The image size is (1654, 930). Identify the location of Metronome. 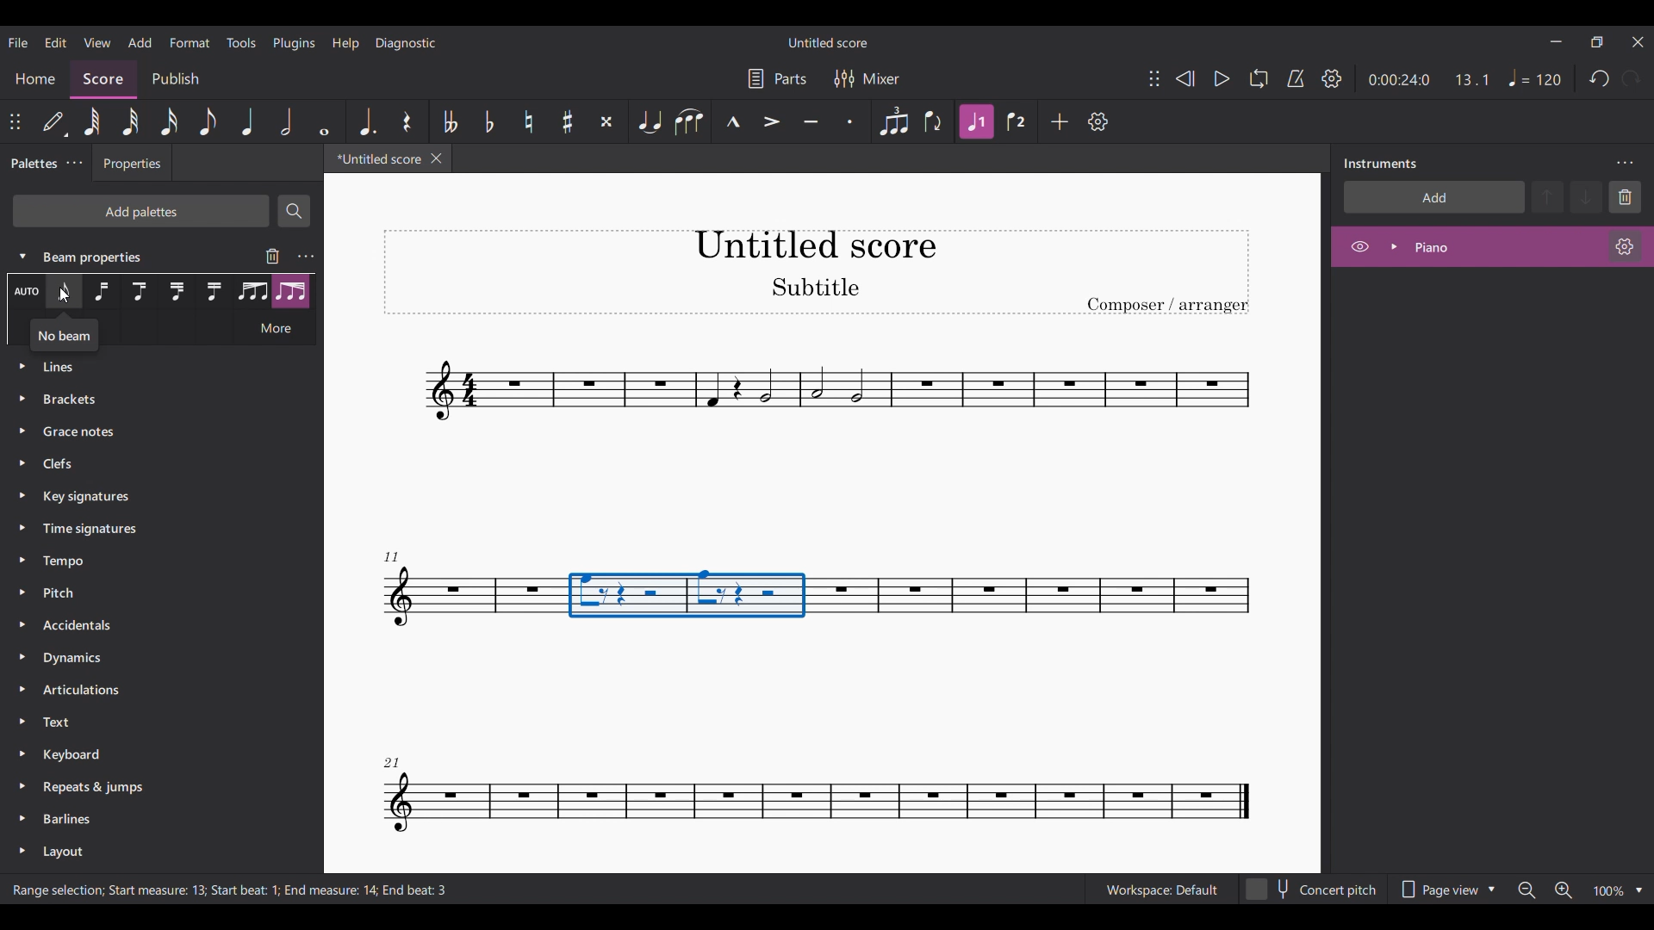
(1296, 78).